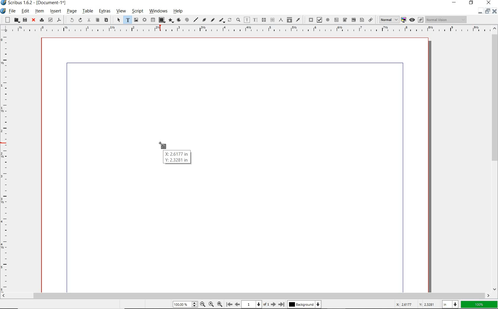 This screenshot has width=498, height=309. I want to click on pdf text field, so click(337, 20).